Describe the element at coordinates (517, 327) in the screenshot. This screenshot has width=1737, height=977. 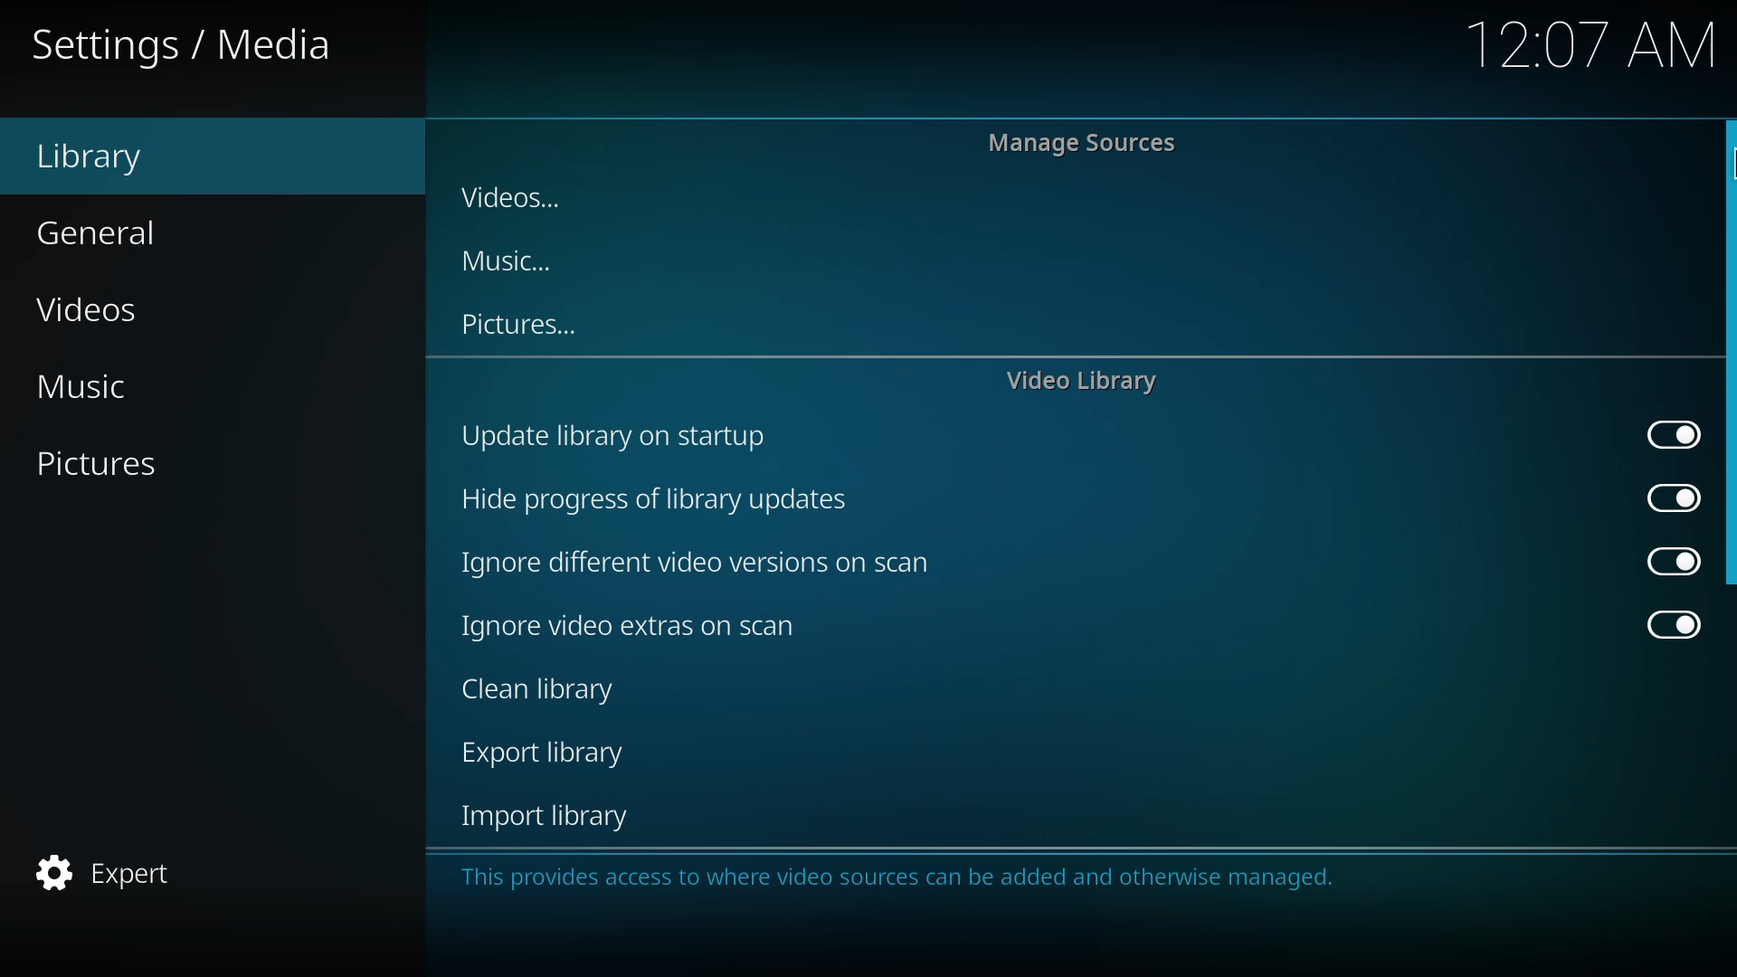
I see `pictures` at that location.